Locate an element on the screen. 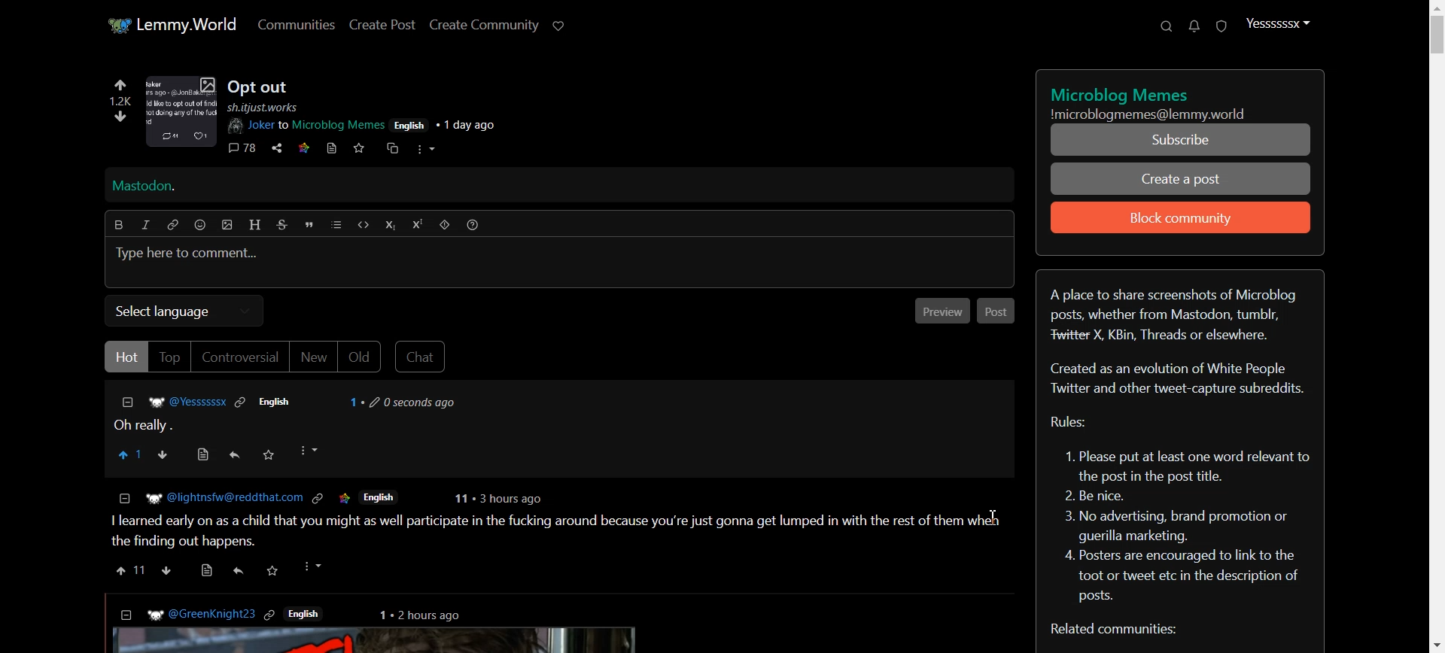  Vertical Scroll bar is located at coordinates (1434, 326).